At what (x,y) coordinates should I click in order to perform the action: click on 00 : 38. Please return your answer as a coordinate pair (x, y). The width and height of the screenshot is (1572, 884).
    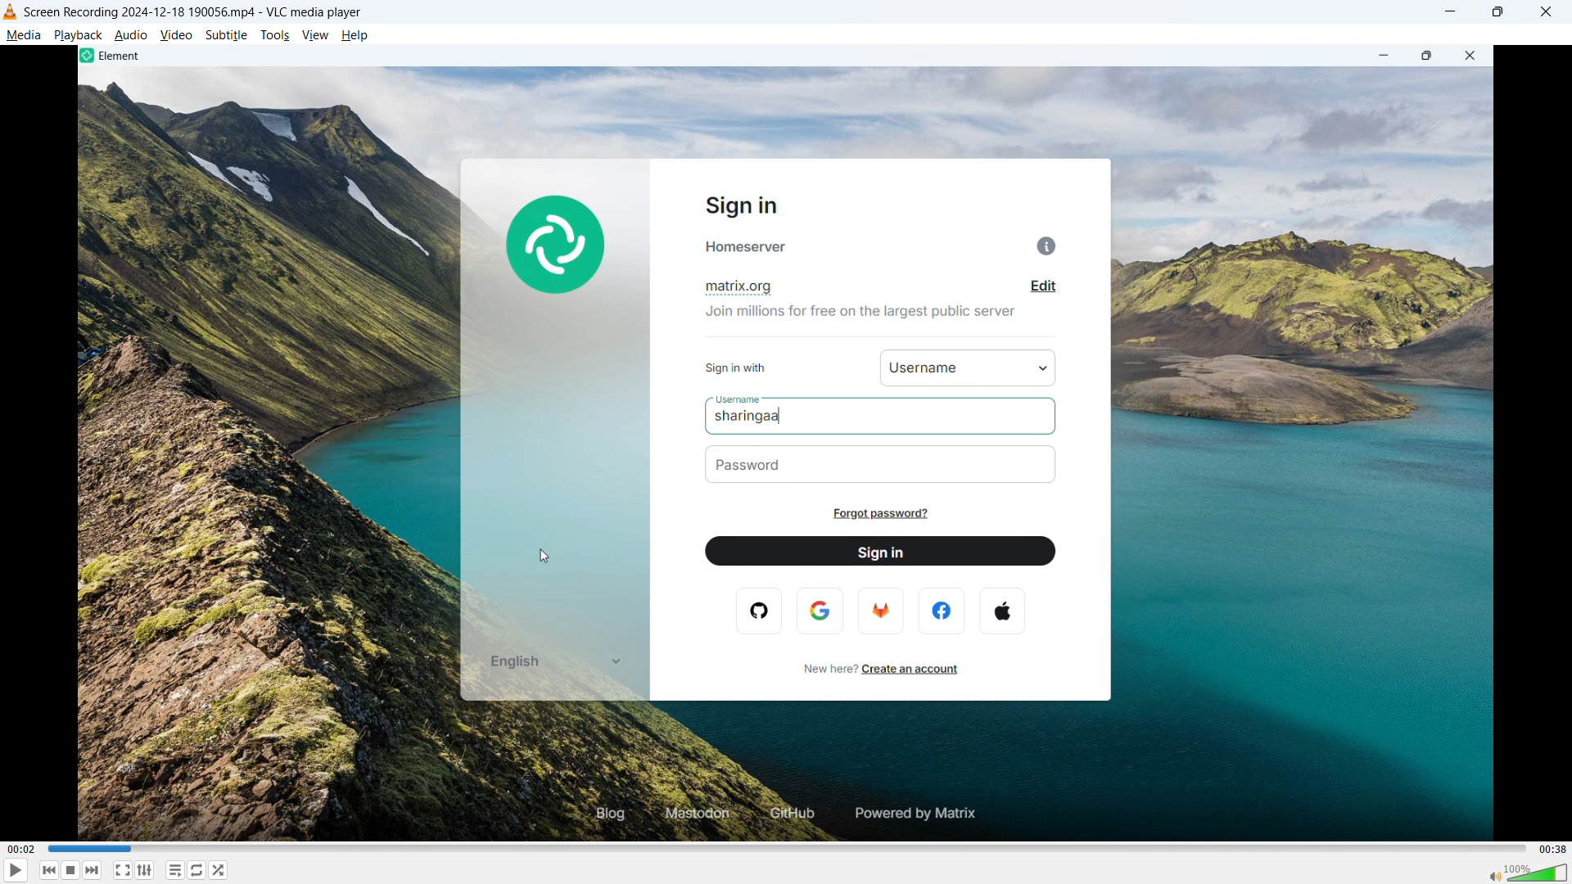
    Looking at the image, I should click on (1550, 849).